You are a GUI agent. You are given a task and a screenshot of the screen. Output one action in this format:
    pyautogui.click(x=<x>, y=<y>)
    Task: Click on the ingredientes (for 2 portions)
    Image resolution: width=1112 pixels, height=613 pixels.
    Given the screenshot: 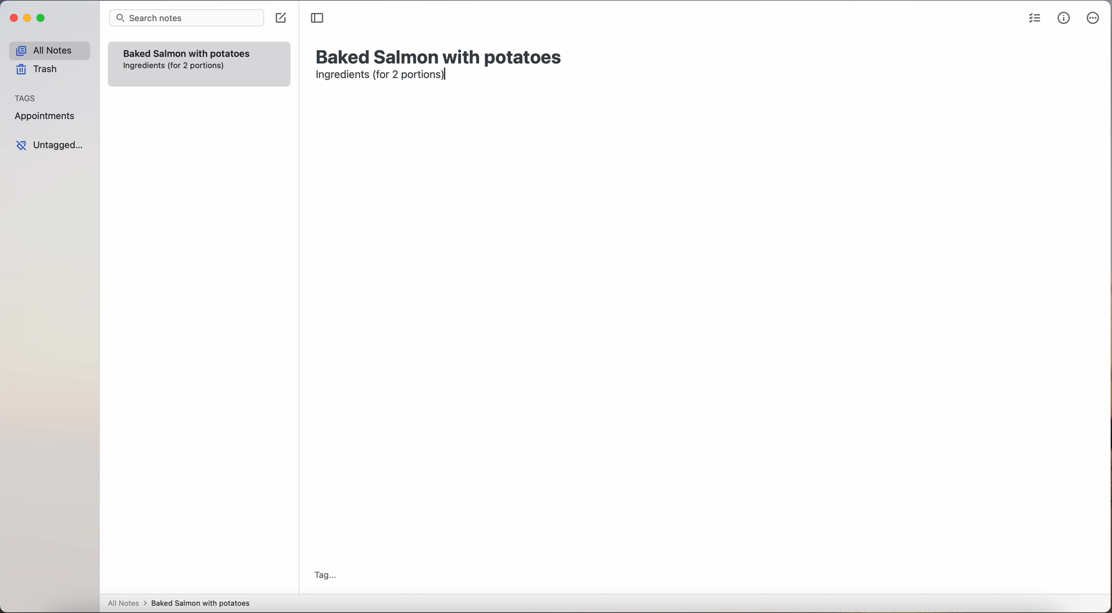 What is the action you would take?
    pyautogui.click(x=174, y=66)
    